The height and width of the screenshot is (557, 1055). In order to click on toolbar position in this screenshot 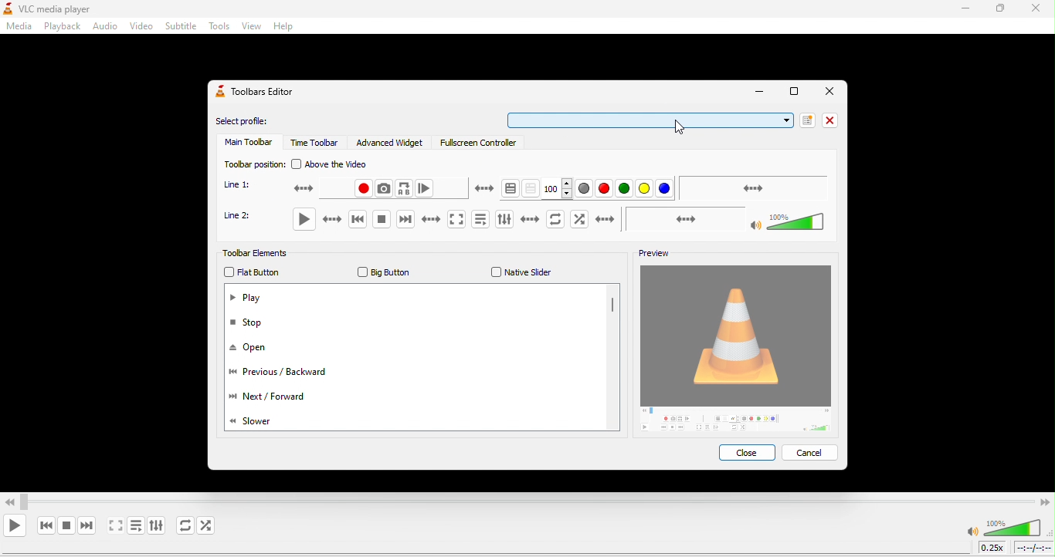, I will do `click(253, 164)`.